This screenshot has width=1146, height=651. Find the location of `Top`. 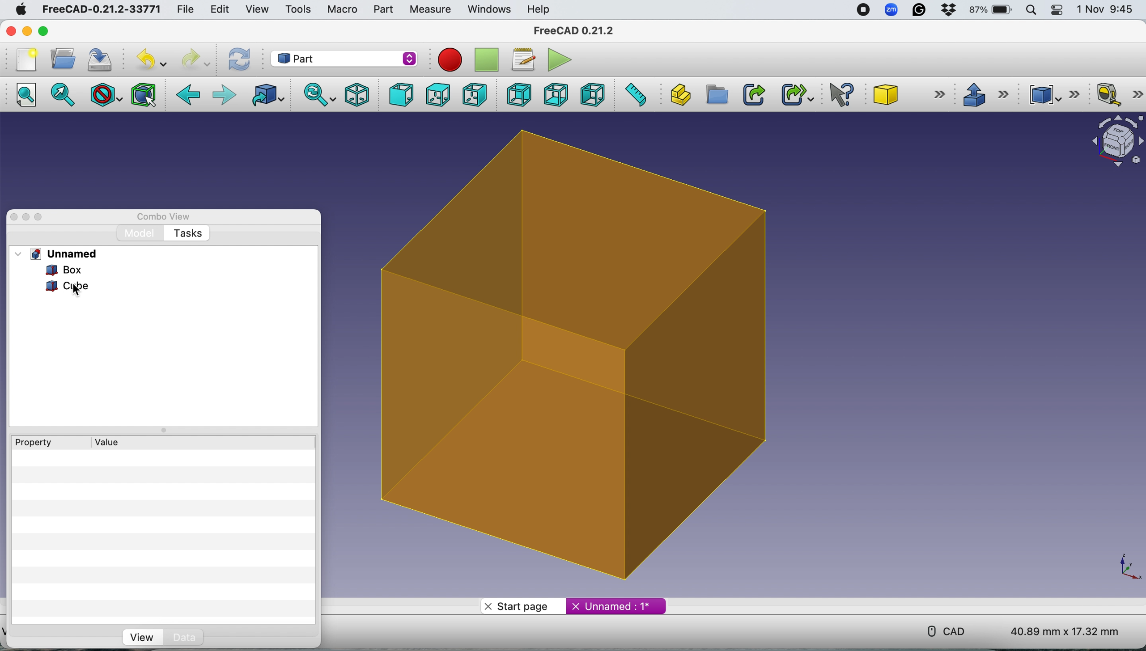

Top is located at coordinates (437, 95).